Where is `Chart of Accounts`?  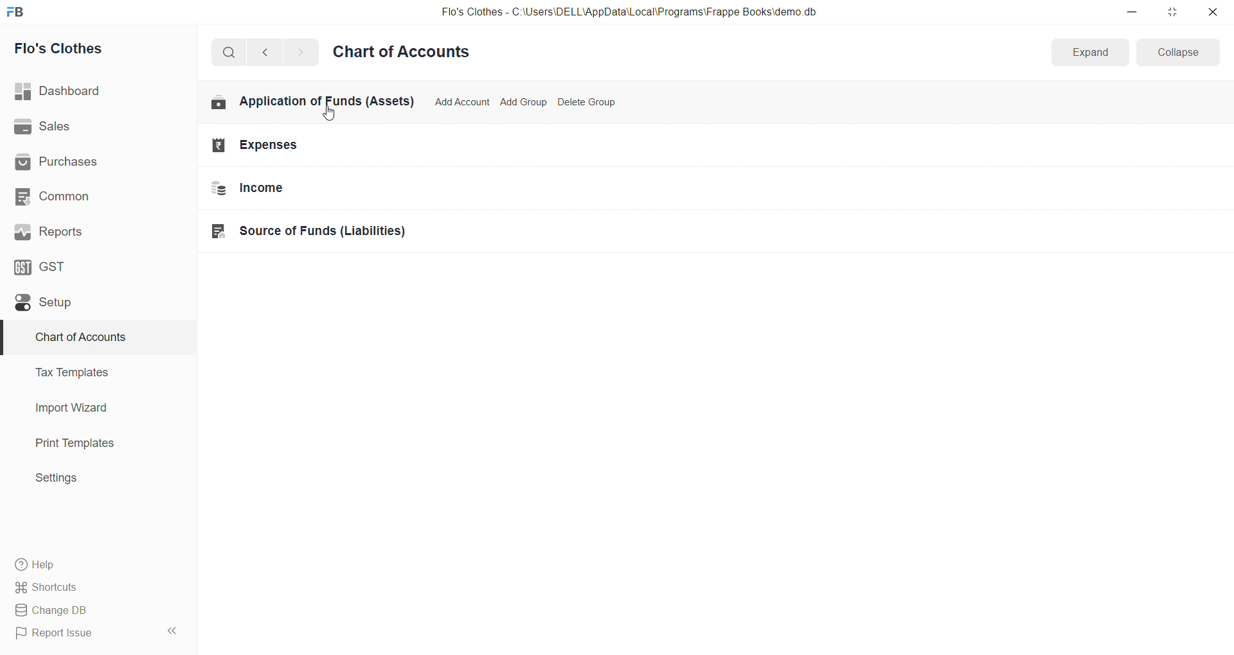
Chart of Accounts is located at coordinates (90, 338).